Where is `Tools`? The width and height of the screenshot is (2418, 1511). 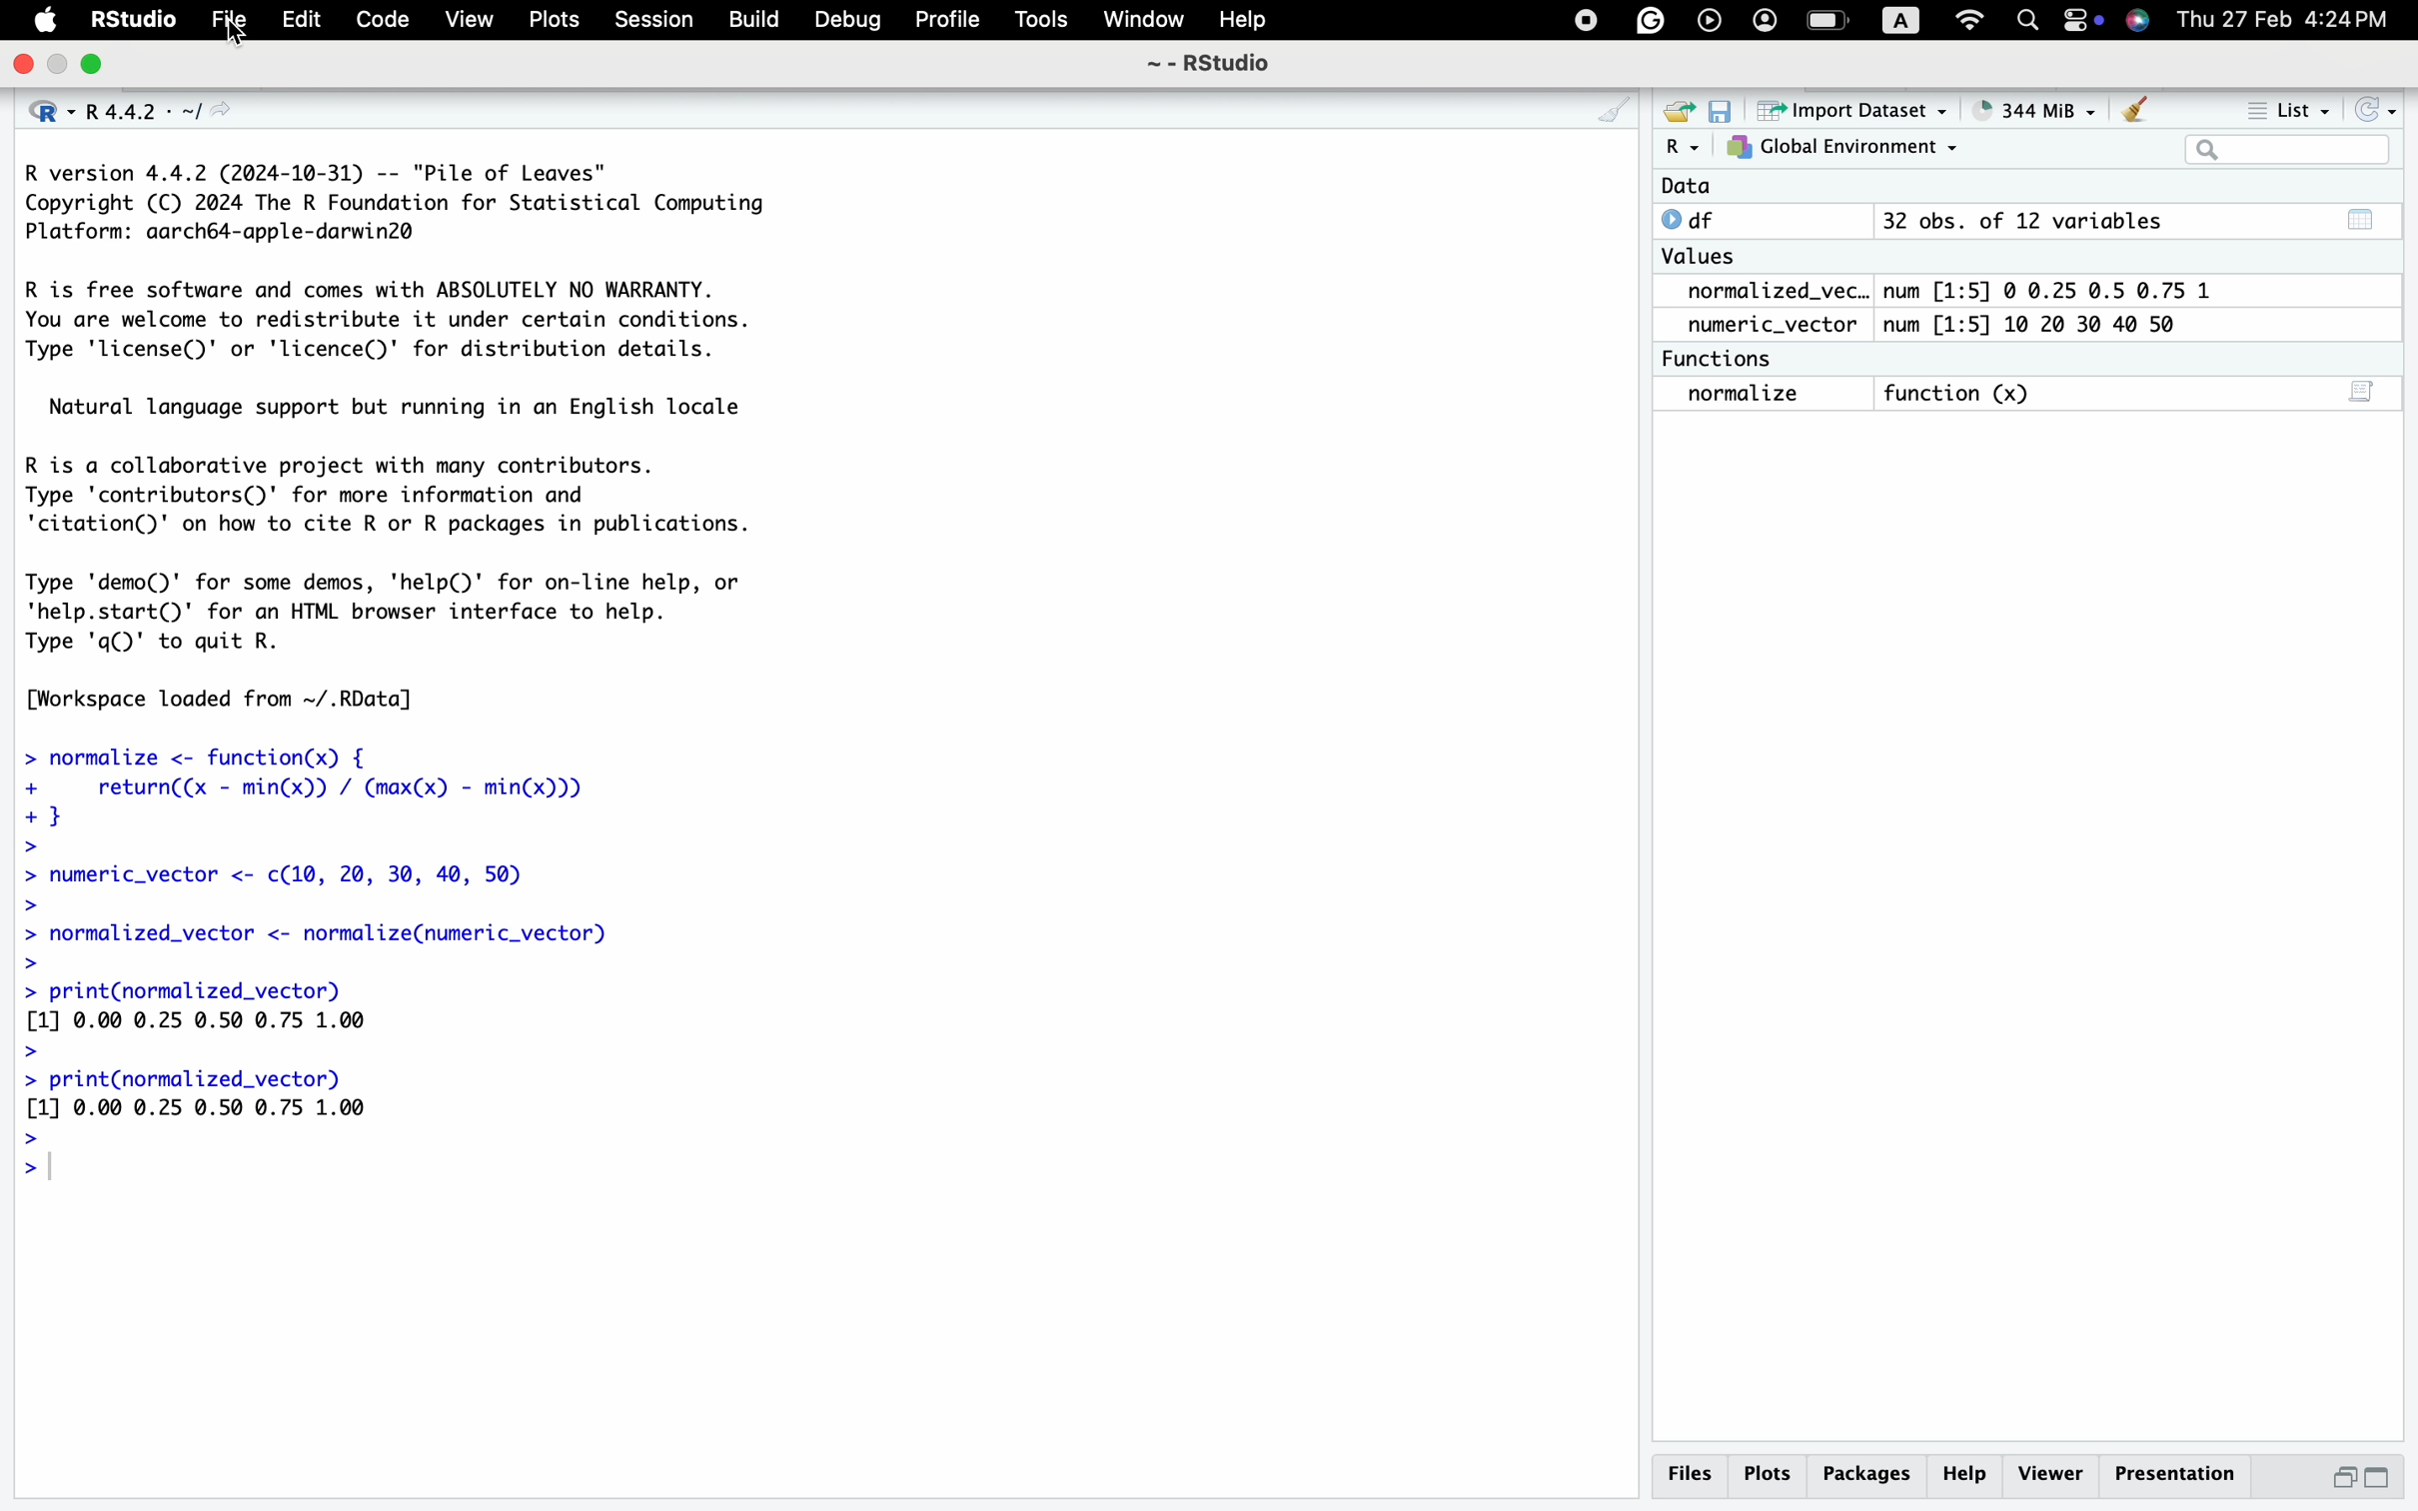 Tools is located at coordinates (1040, 24).